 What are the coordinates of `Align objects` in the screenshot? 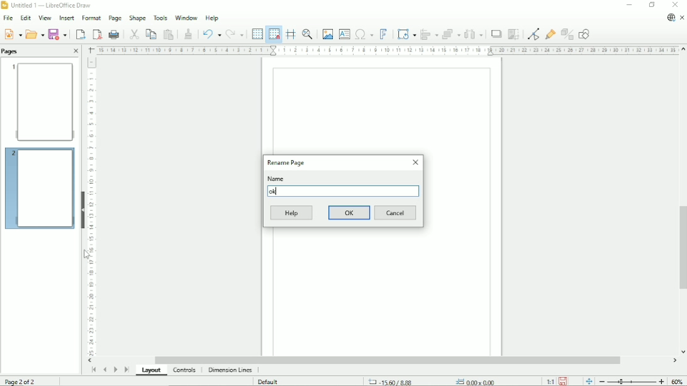 It's located at (430, 34).